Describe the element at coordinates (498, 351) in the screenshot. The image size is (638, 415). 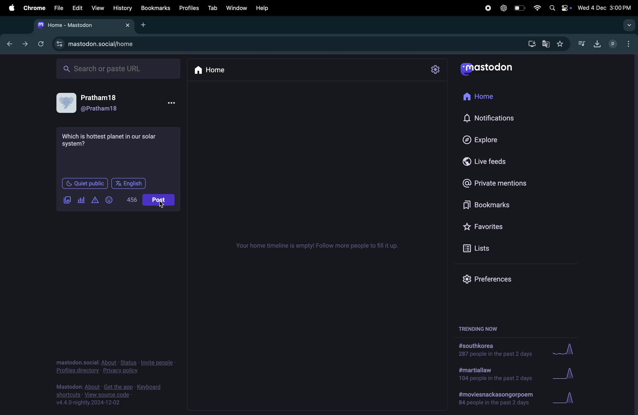
I see `#south korea solutuions` at that location.